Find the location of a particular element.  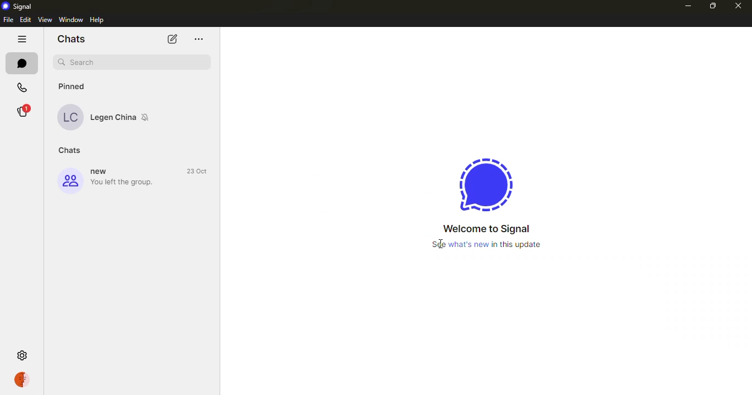

cursor is located at coordinates (440, 245).